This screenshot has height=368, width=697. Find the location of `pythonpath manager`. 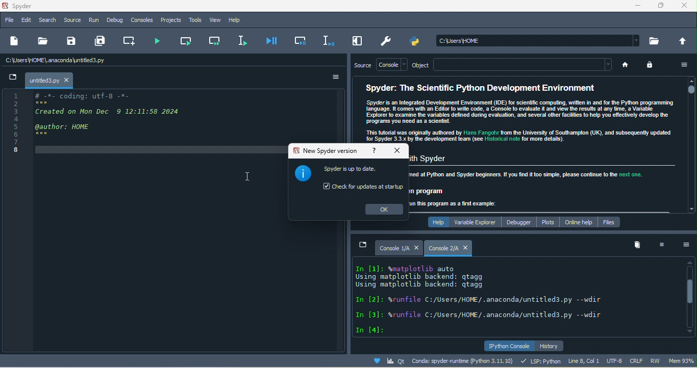

pythonpath manager is located at coordinates (416, 42).